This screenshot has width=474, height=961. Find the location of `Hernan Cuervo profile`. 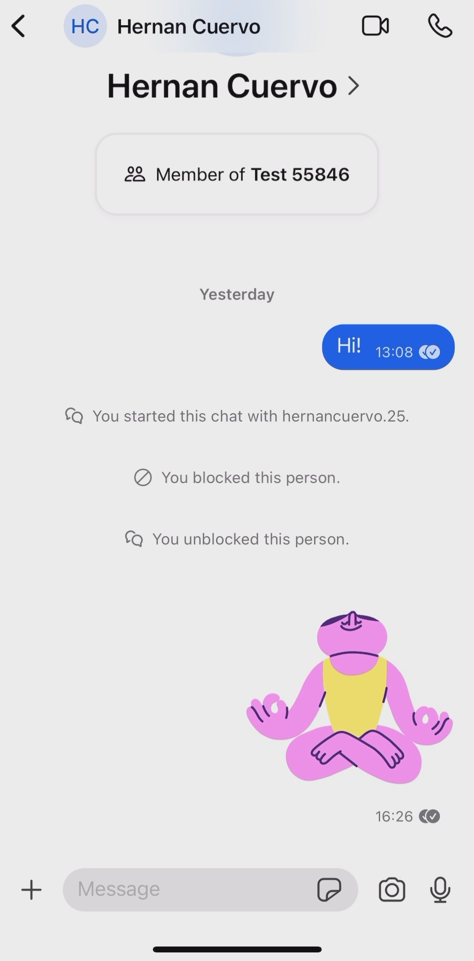

Hernan Cuervo profile is located at coordinates (162, 25).